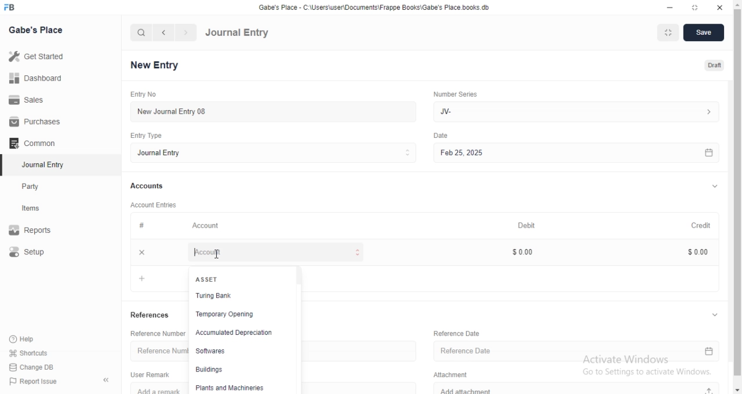 The width and height of the screenshot is (742, 394). I want to click on Items, so click(42, 209).